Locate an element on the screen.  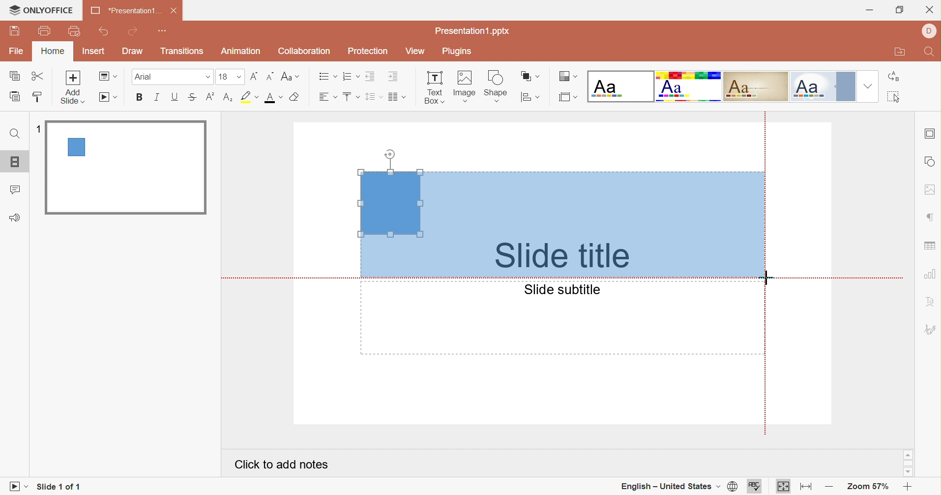
Copy style is located at coordinates (35, 98).